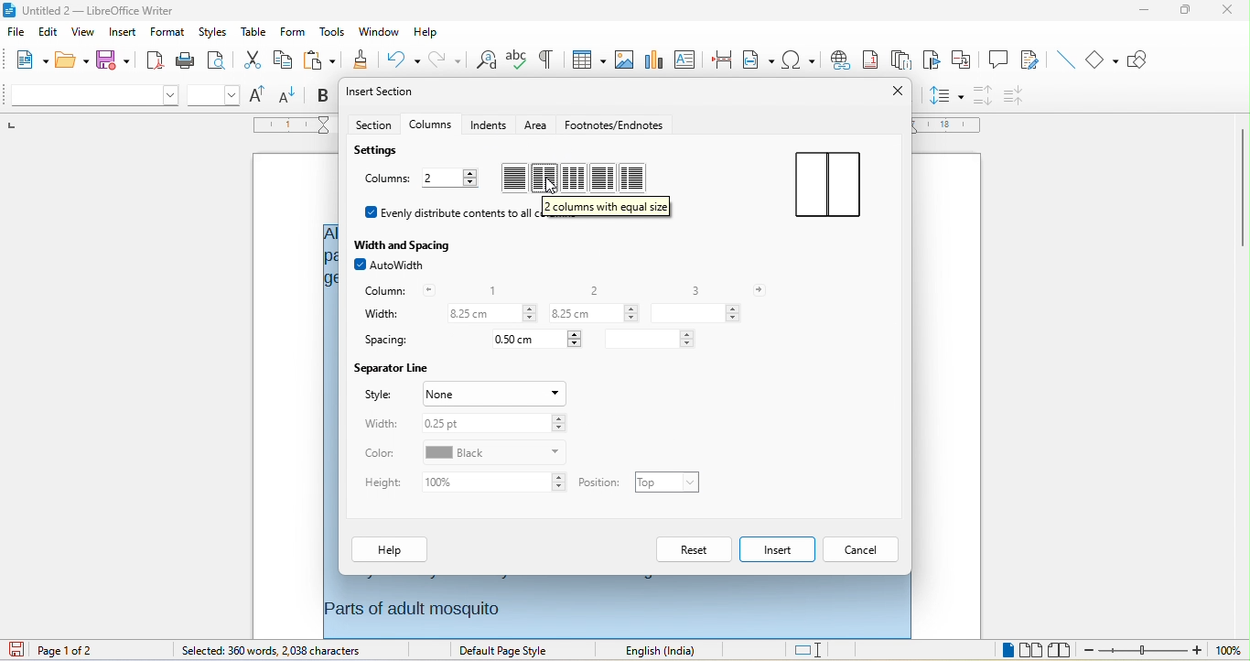 This screenshot has width=1250, height=661. I want to click on toggle formatting marks, so click(546, 58).